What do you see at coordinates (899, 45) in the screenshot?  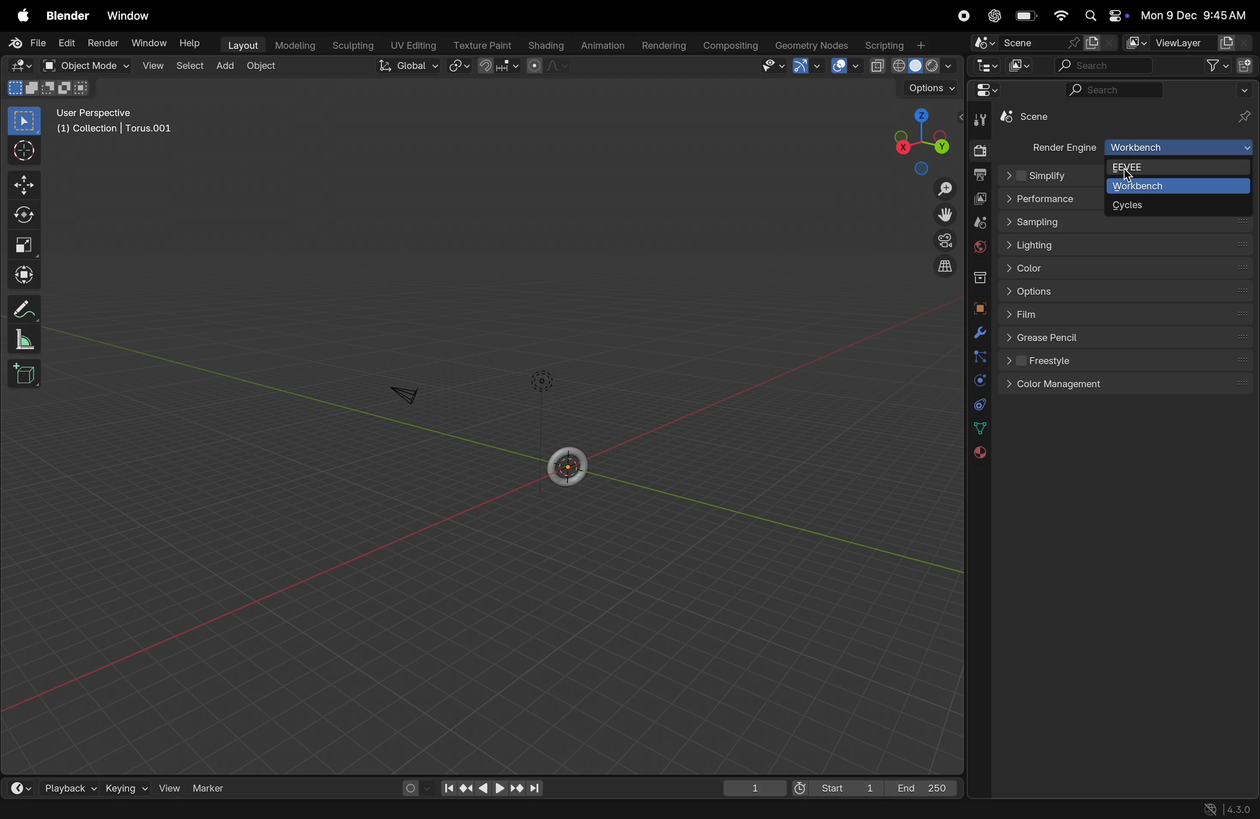 I see `Scripting` at bounding box center [899, 45].